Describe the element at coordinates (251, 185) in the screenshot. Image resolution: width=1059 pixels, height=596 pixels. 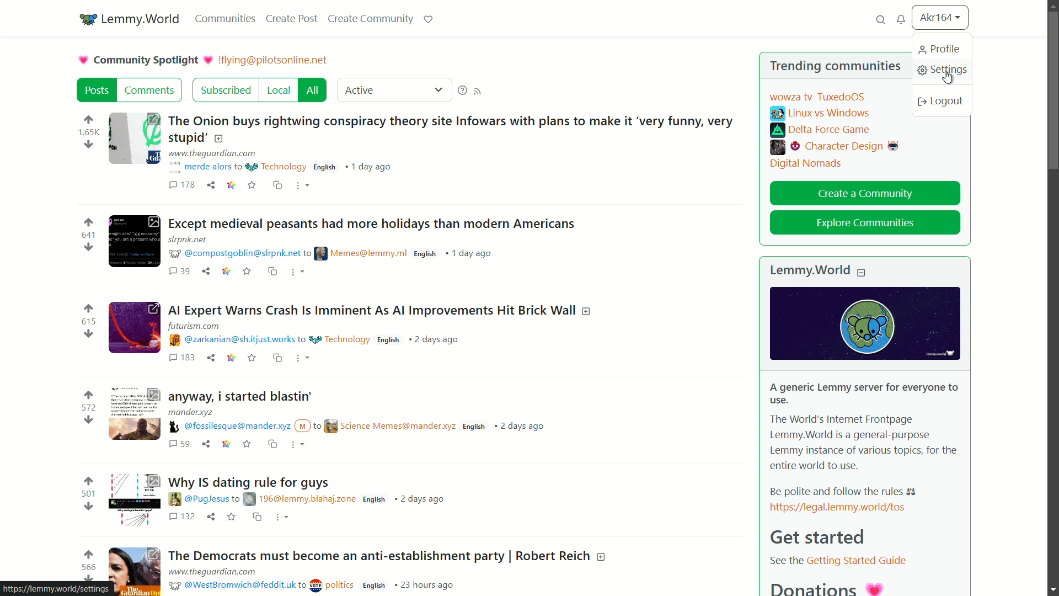
I see `saves` at that location.